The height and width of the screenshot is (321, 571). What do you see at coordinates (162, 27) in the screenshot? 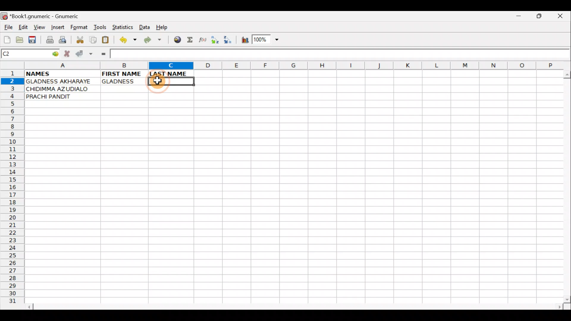
I see `Help` at bounding box center [162, 27].